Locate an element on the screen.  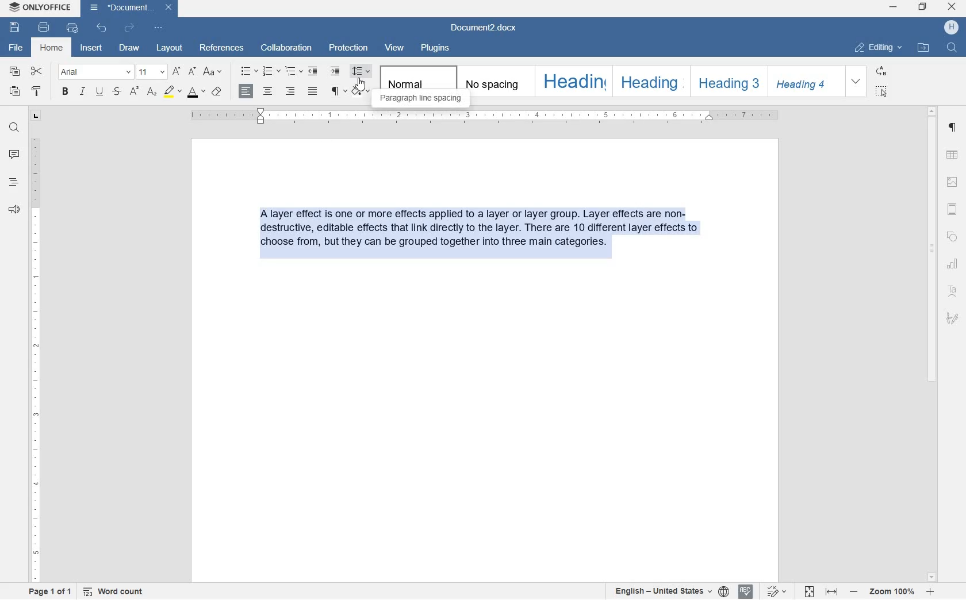
strikethrough is located at coordinates (118, 92).